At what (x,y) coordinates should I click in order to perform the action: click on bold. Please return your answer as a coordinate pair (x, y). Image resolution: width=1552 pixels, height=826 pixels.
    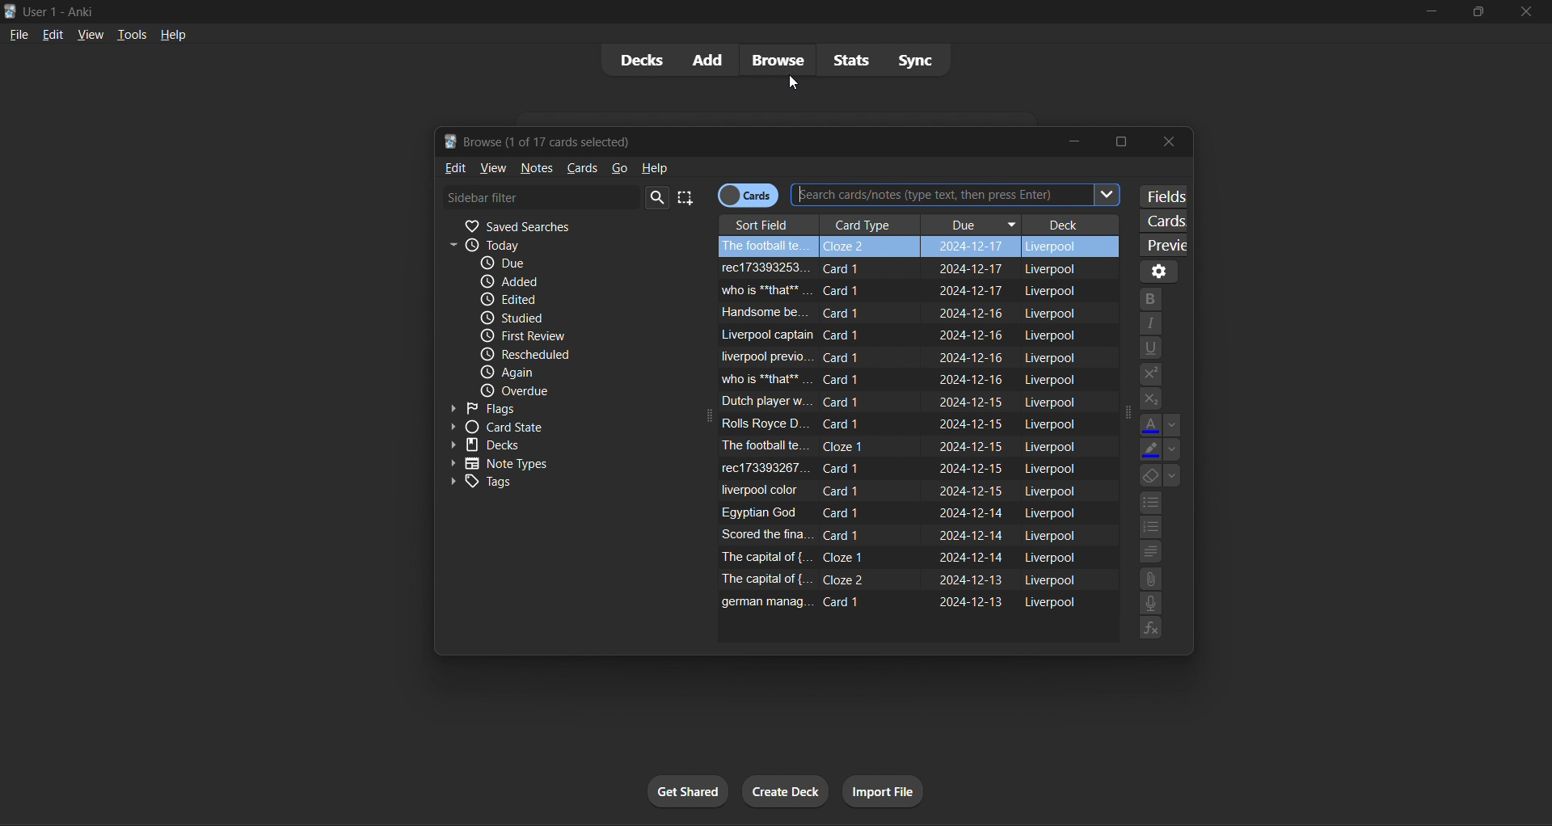
    Looking at the image, I should click on (1153, 301).